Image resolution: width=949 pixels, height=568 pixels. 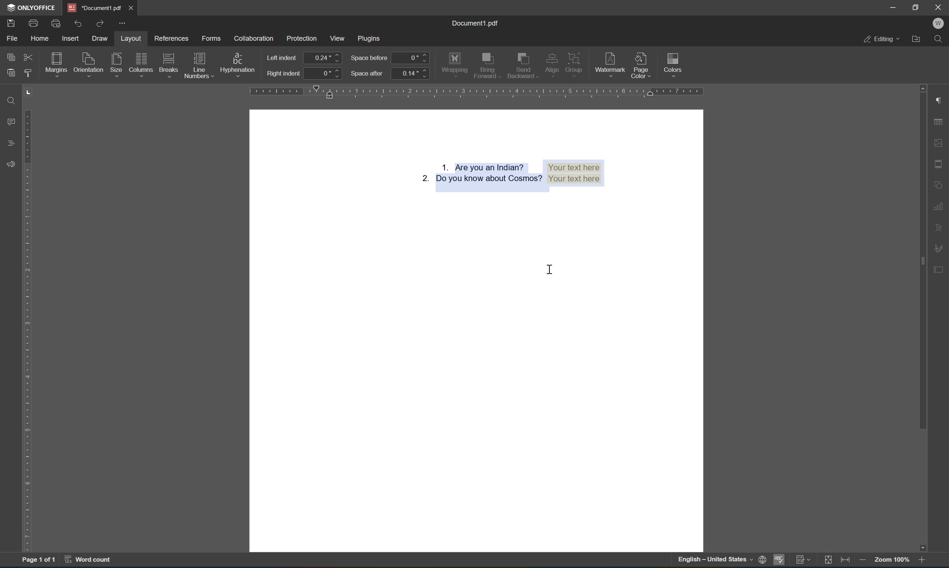 What do you see at coordinates (861, 561) in the screenshot?
I see `zoom out` at bounding box center [861, 561].